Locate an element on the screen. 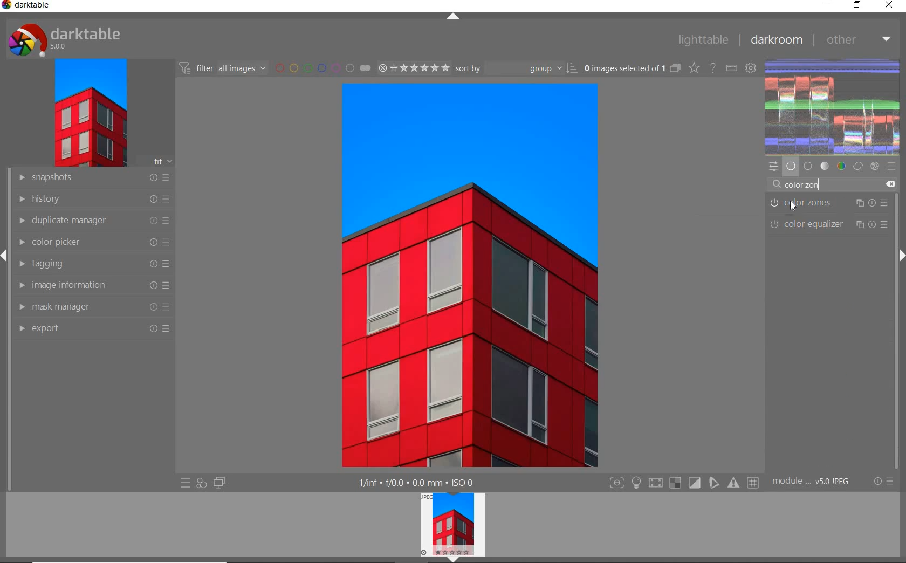 The image size is (906, 563). system logo & name is located at coordinates (66, 40).